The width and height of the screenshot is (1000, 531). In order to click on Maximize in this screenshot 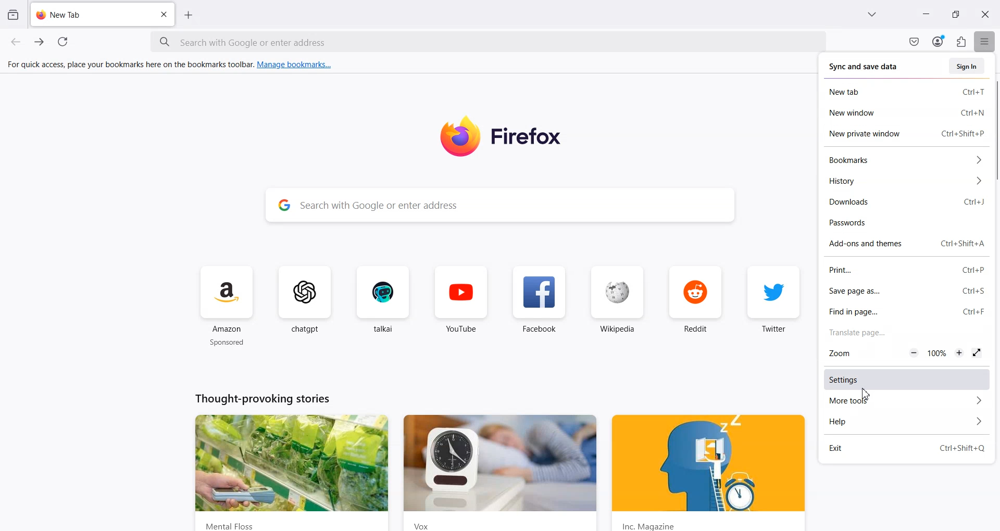, I will do `click(956, 15)`.